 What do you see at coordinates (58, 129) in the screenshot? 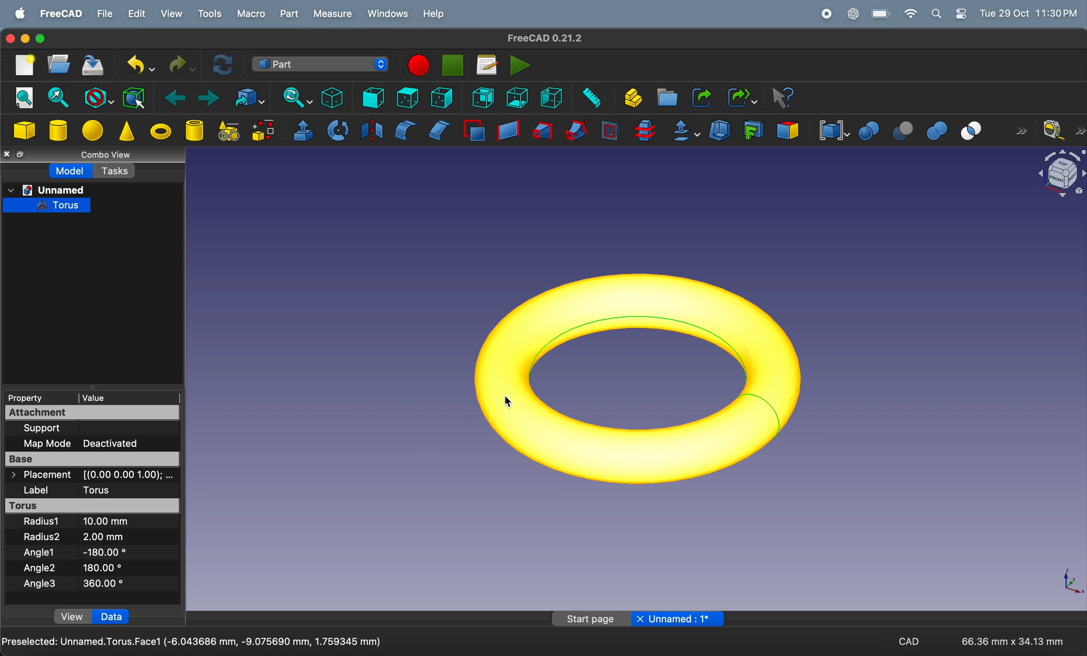
I see `cylinder` at bounding box center [58, 129].